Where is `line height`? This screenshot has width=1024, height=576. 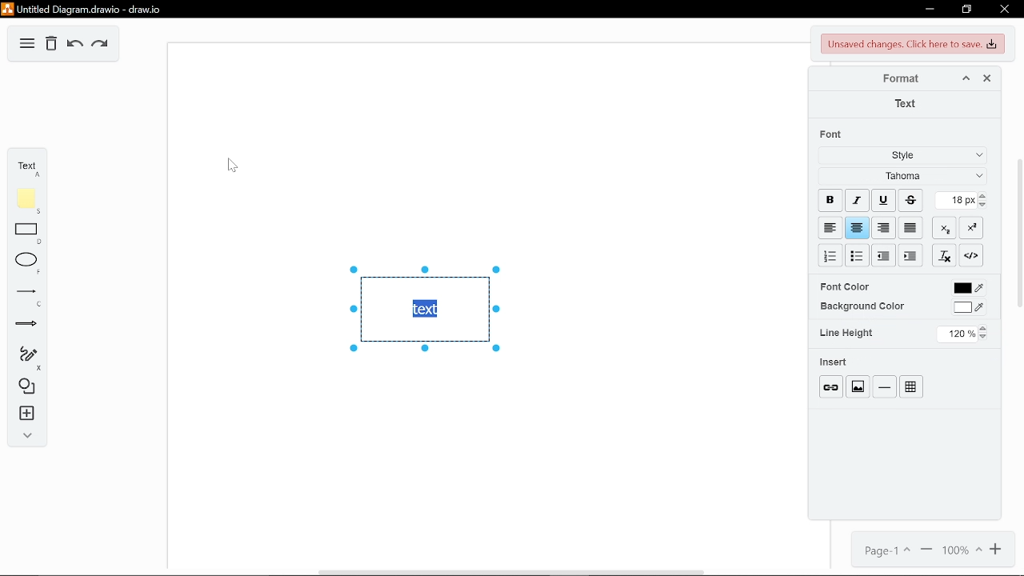
line height is located at coordinates (846, 333).